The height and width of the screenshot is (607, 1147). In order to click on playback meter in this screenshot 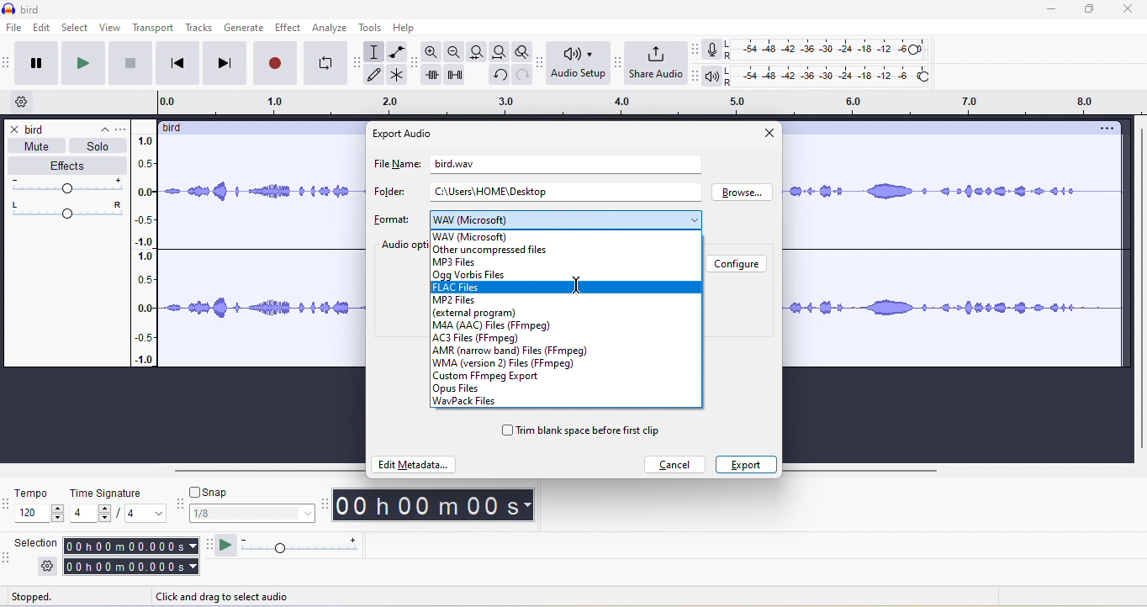, I will do `click(712, 77)`.